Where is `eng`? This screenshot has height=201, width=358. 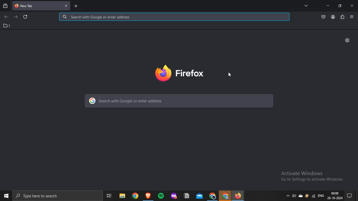
eng is located at coordinates (322, 197).